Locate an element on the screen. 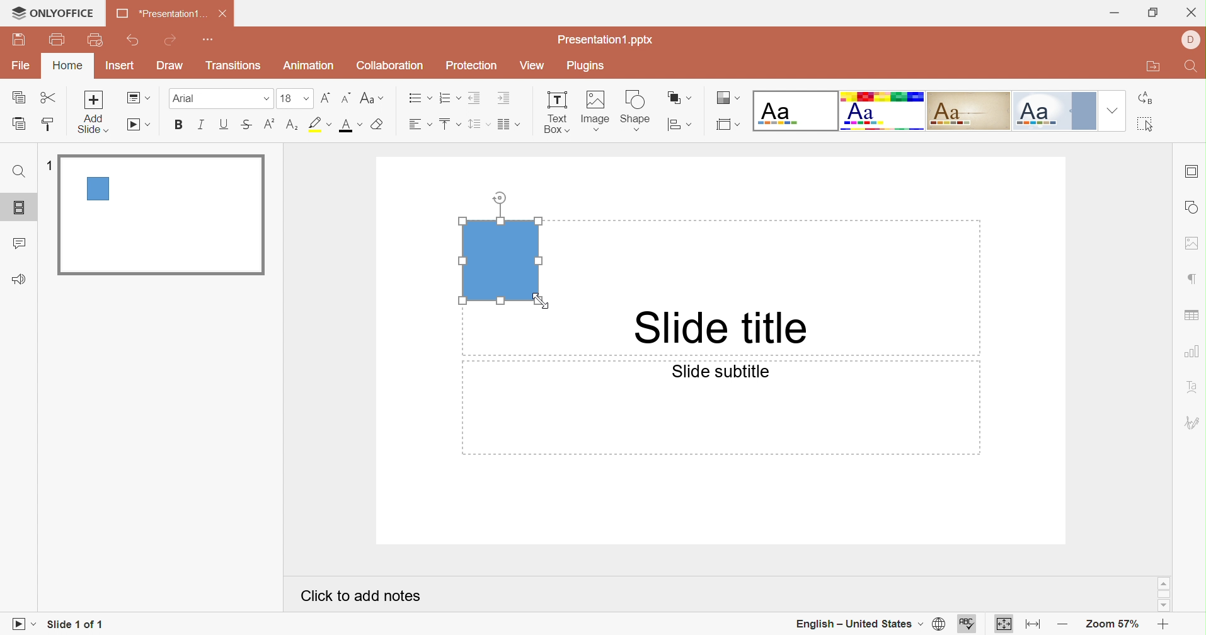 The width and height of the screenshot is (1206, 635). Find is located at coordinates (1192, 67).